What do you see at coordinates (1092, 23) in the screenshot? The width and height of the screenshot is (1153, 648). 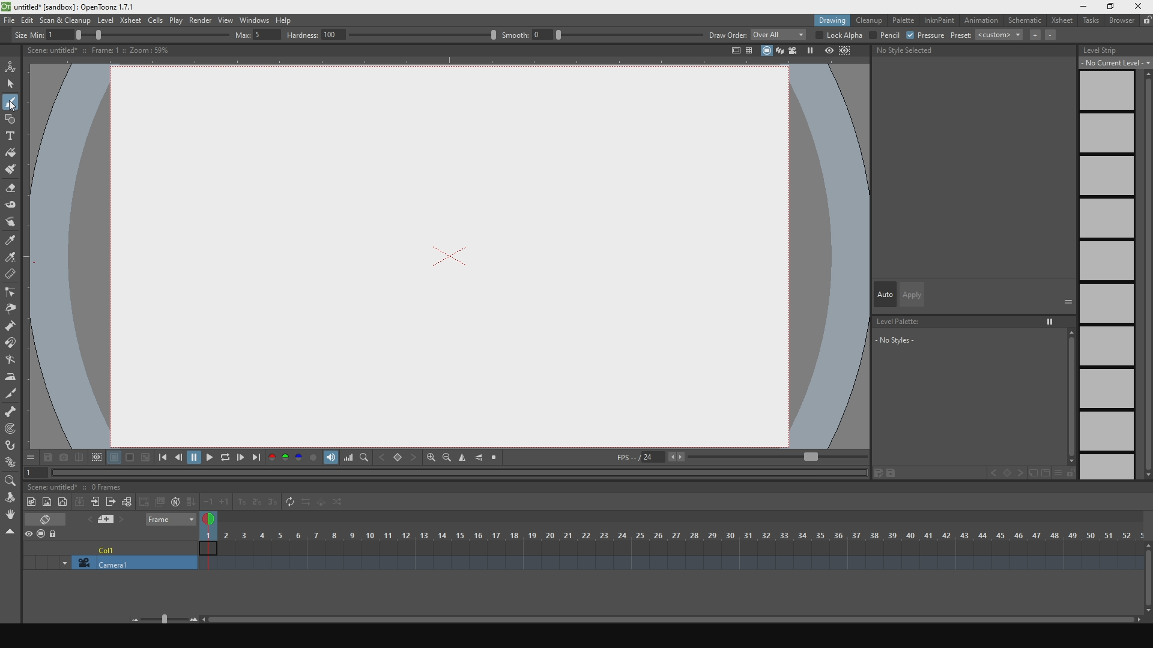 I see `tasks` at bounding box center [1092, 23].